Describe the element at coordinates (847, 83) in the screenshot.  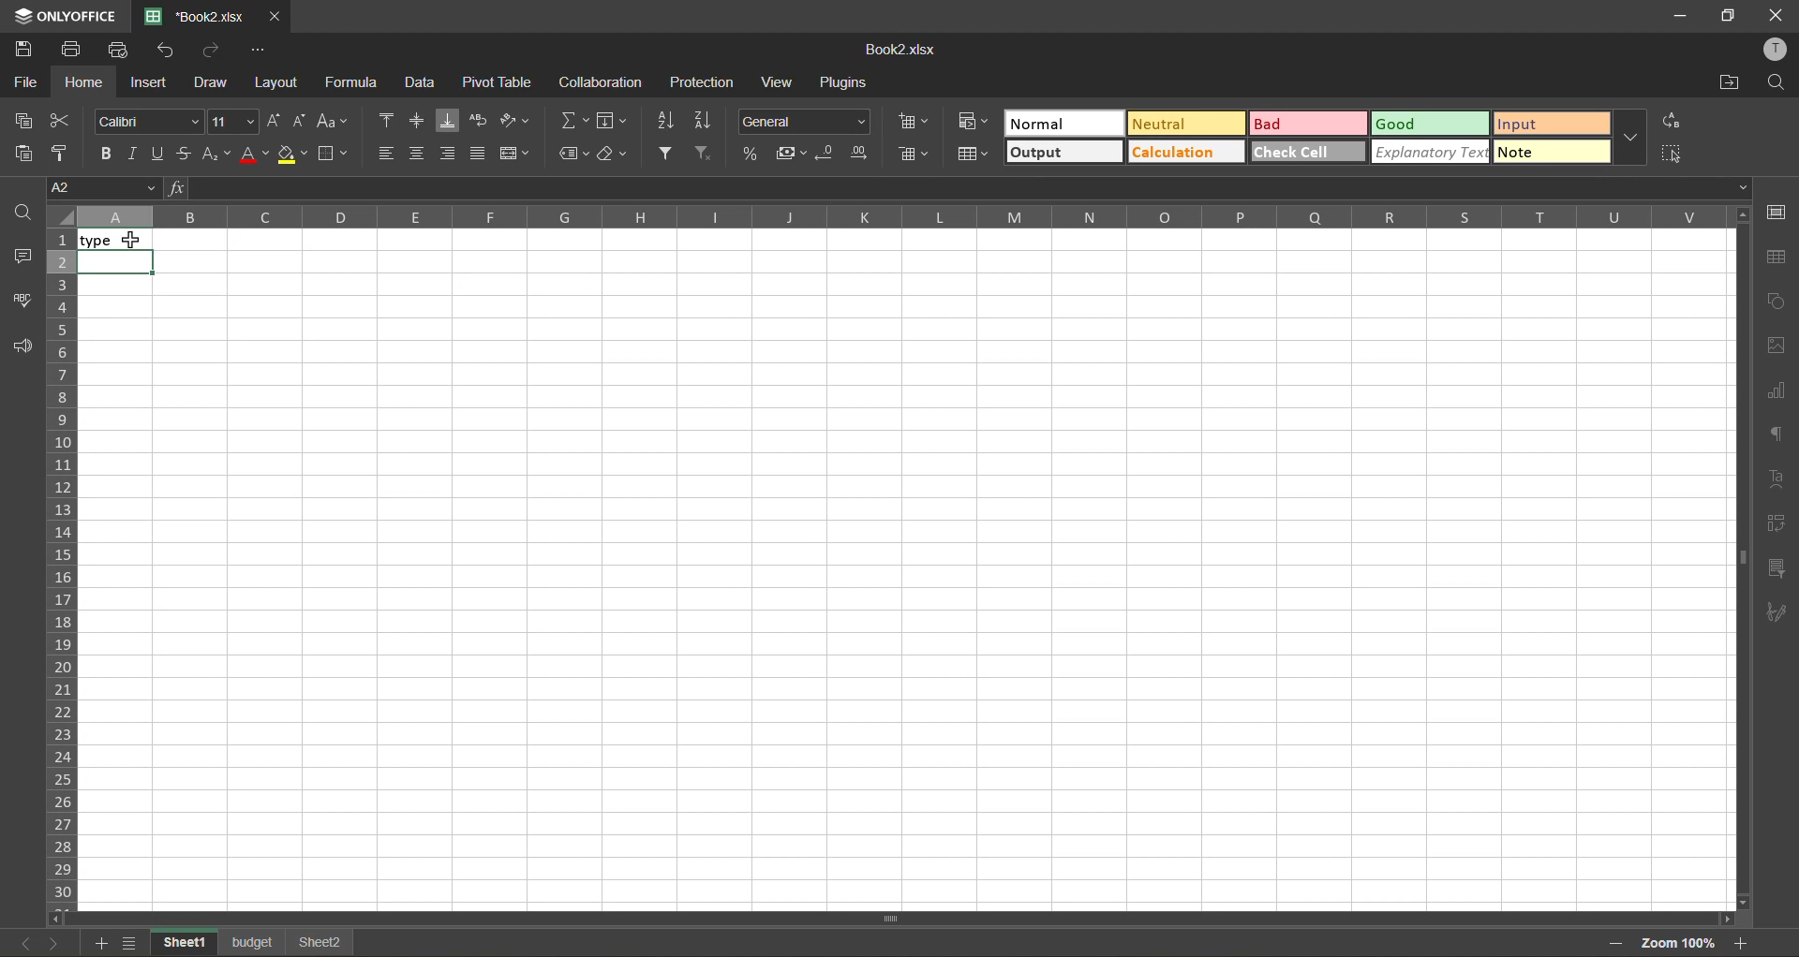
I see `plugins` at that location.